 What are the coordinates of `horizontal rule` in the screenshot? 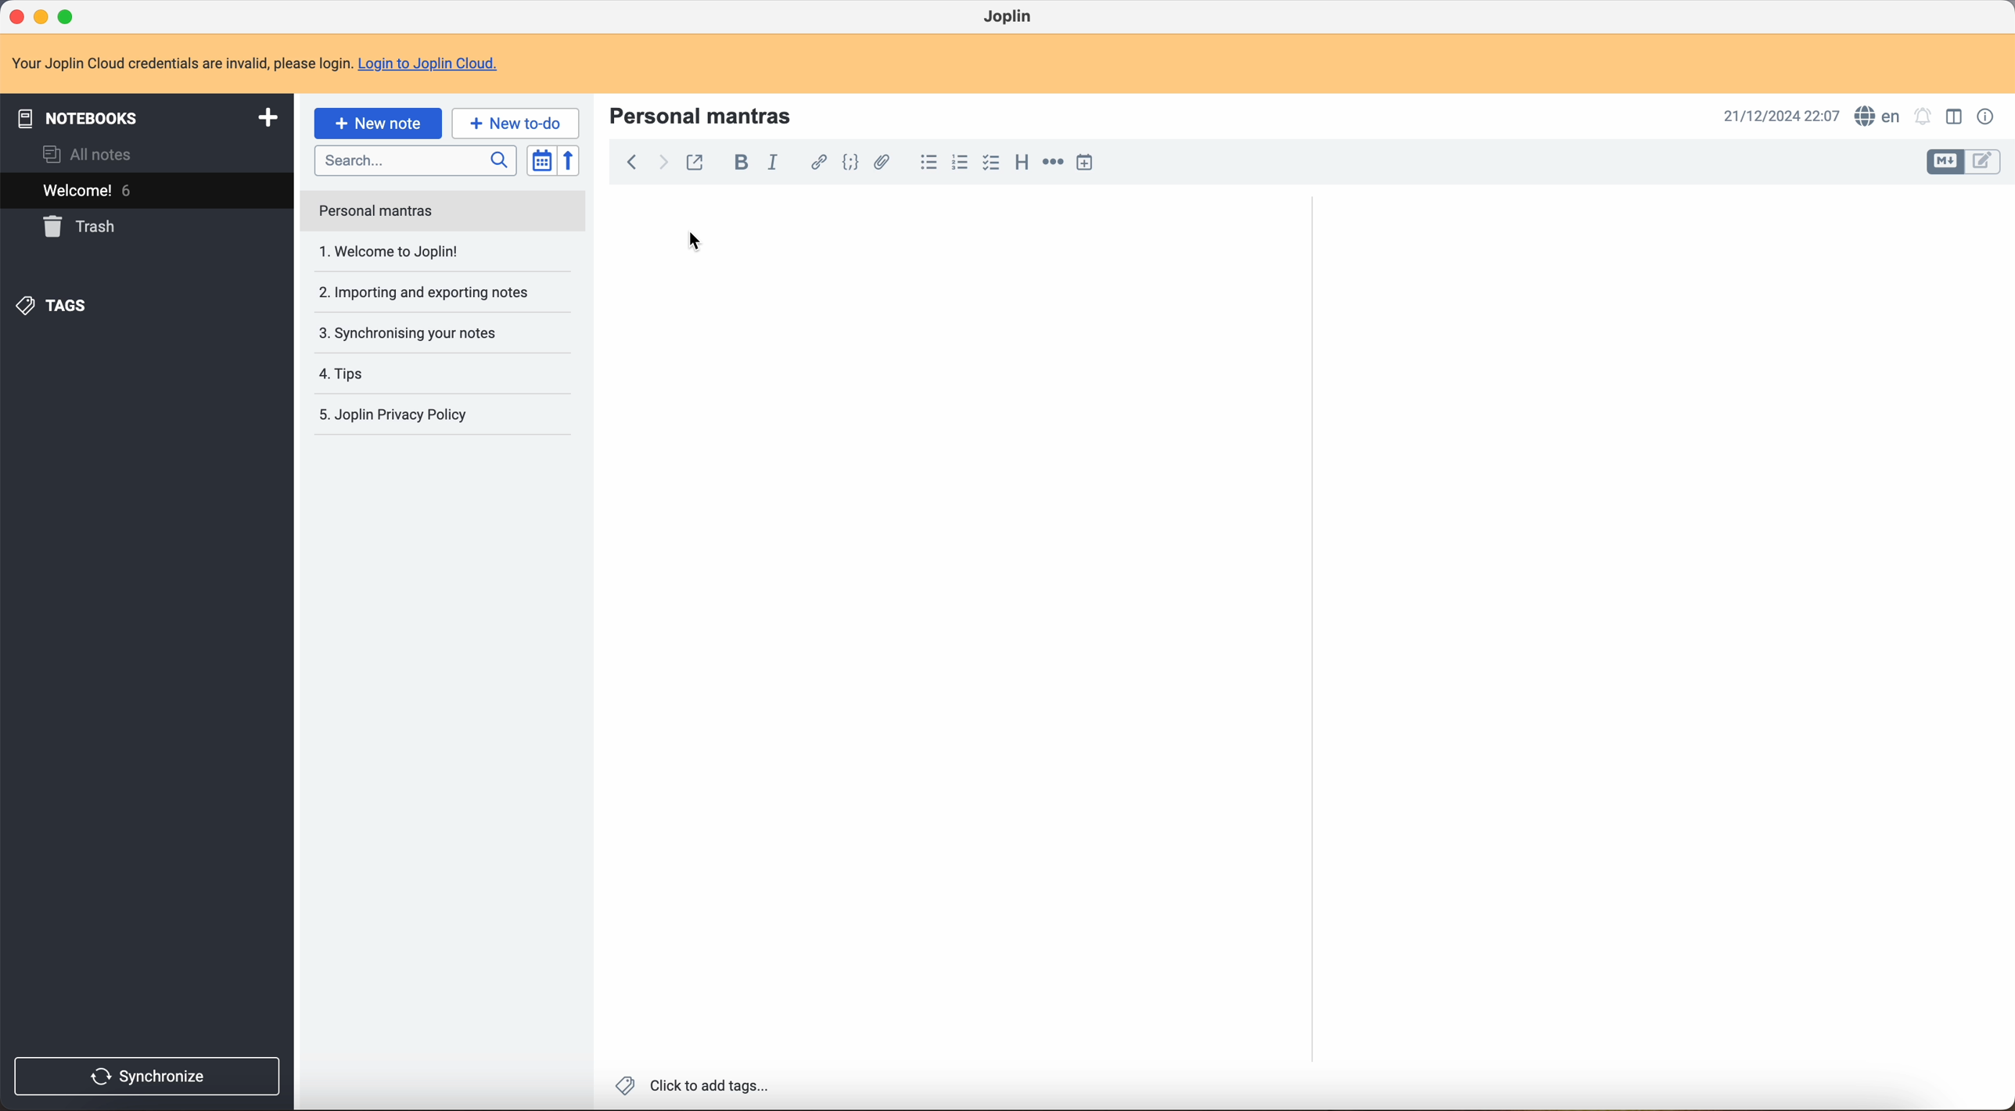 It's located at (1054, 165).